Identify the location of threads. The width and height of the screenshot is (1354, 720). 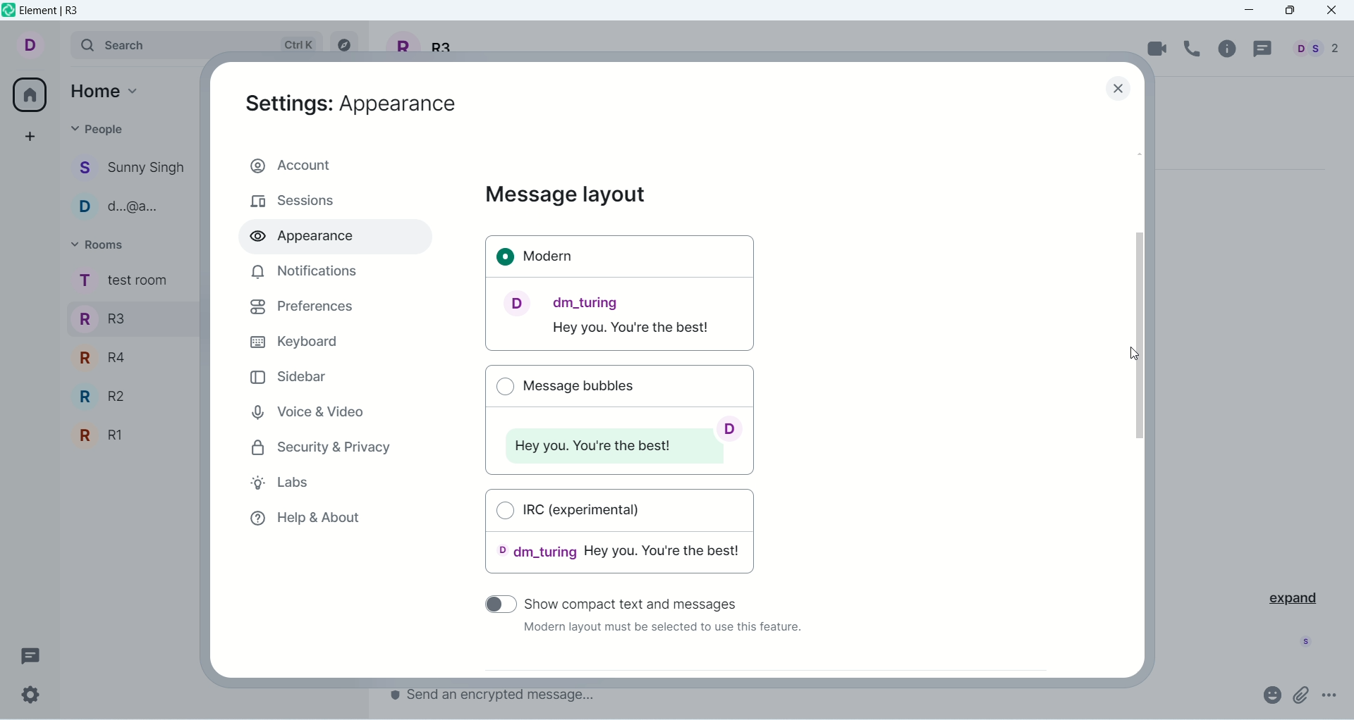
(30, 653).